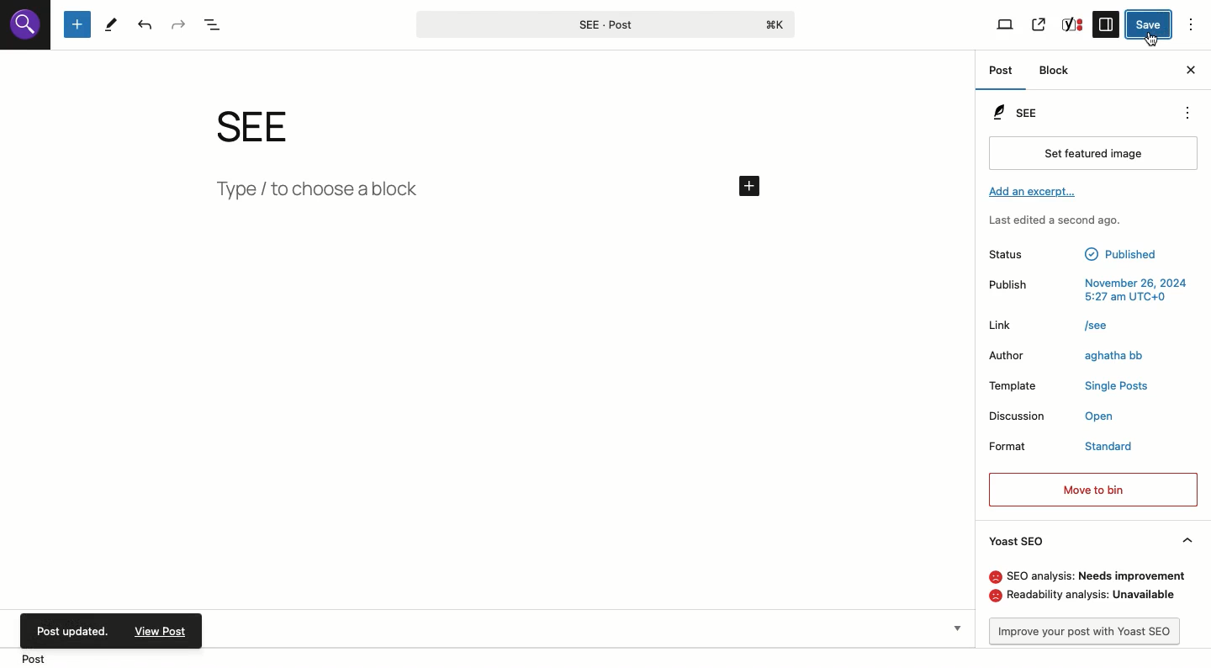  Describe the element at coordinates (491, 194) in the screenshot. I see `type/Add new block` at that location.